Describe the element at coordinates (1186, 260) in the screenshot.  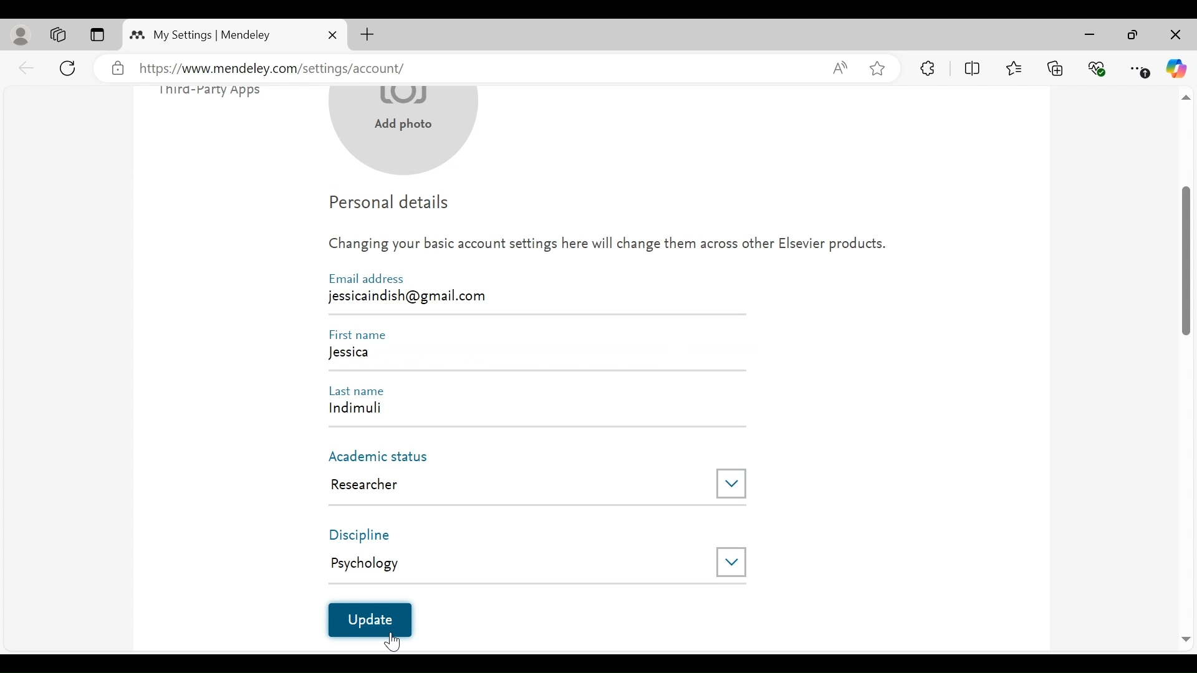
I see `Vertical Scroll bar` at that location.